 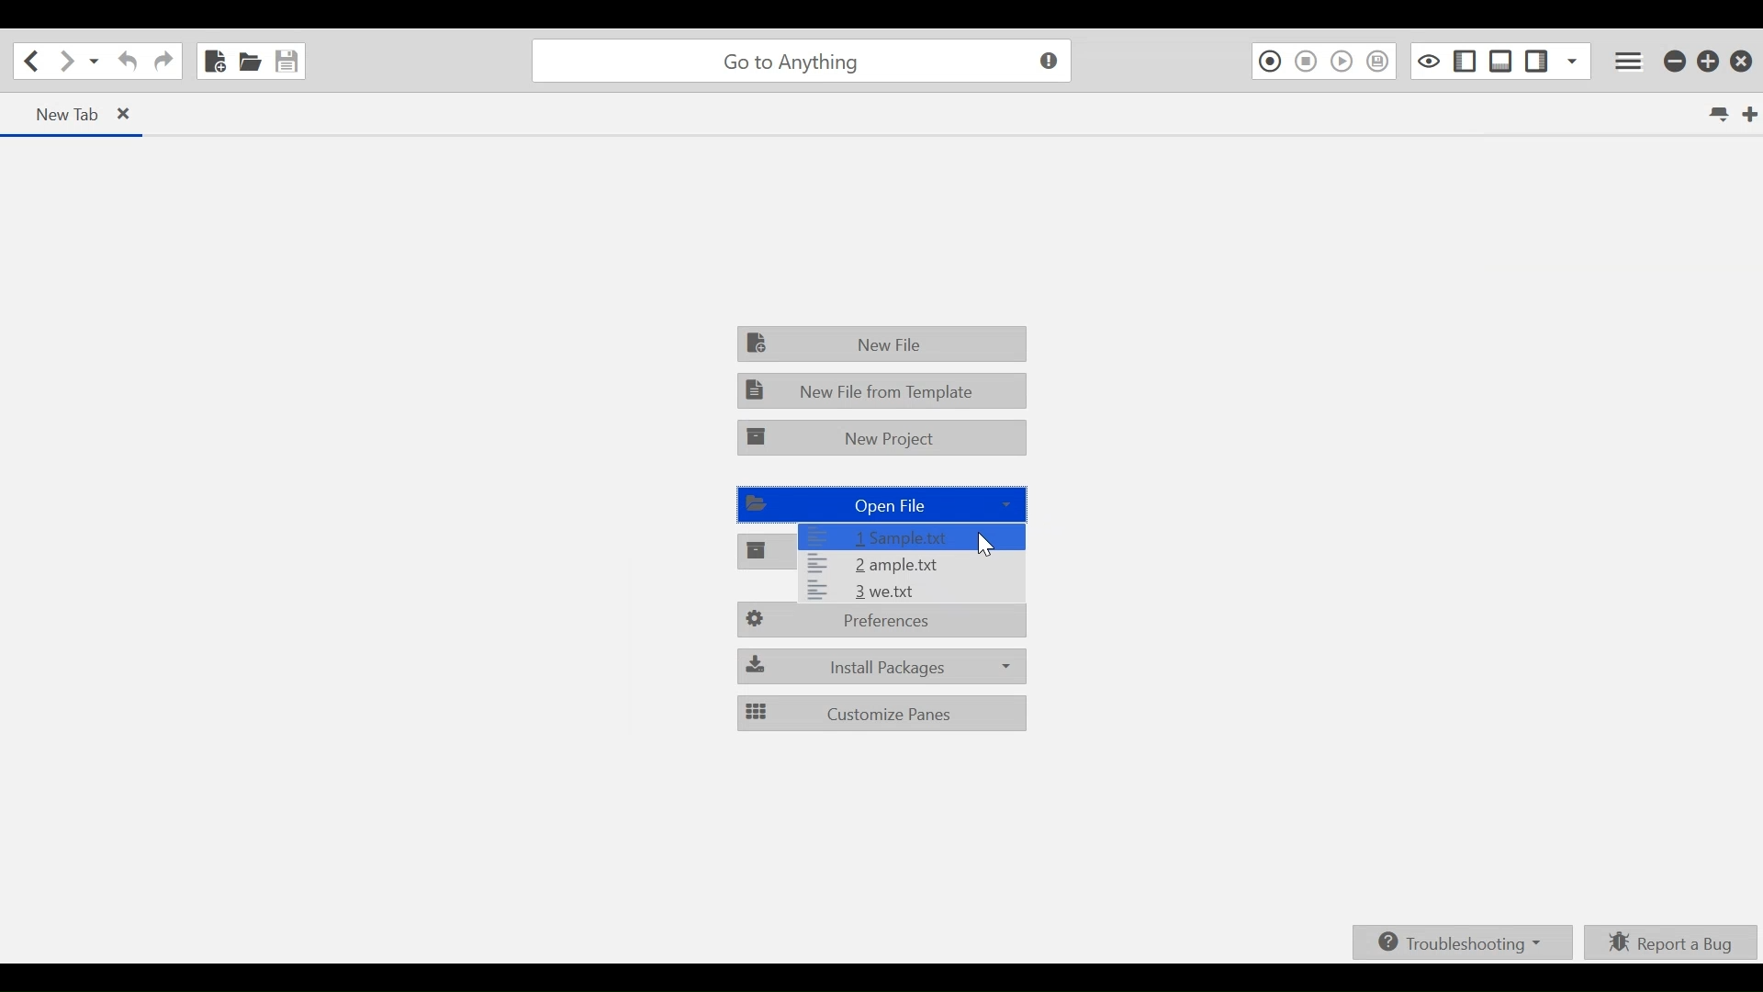 I want to click on Show/Hide Bottom Panel, so click(x=1501, y=59).